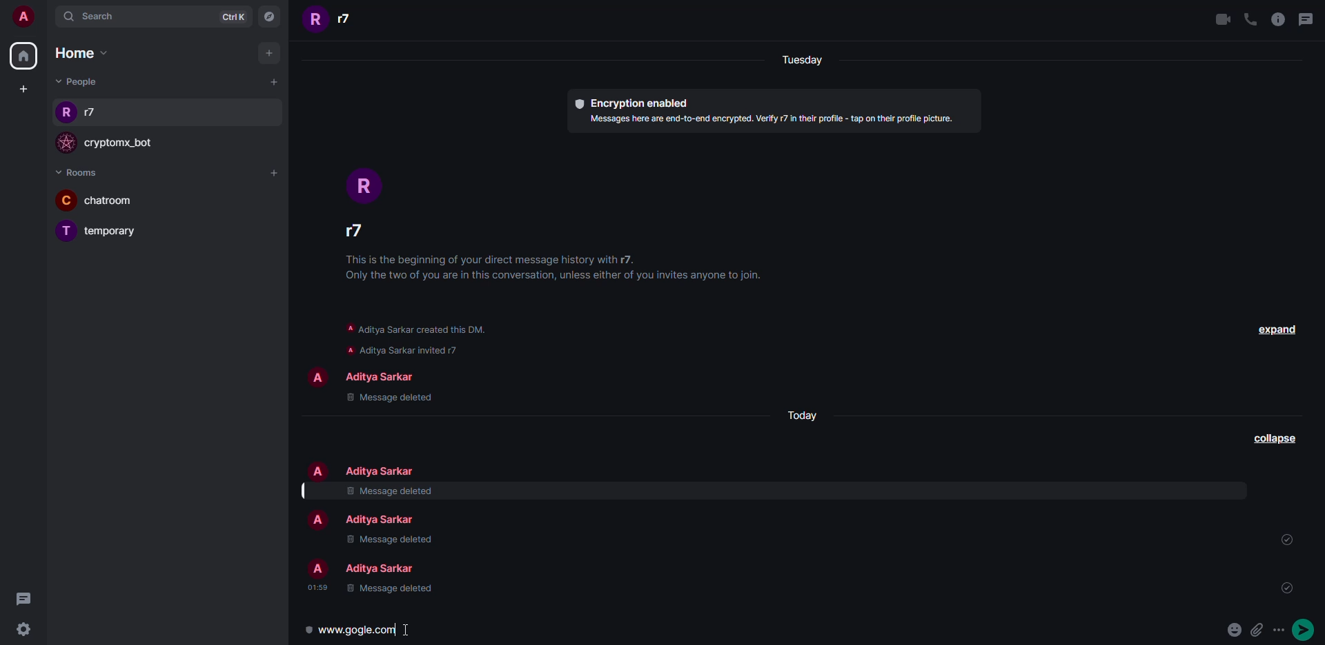  Describe the element at coordinates (268, 53) in the screenshot. I see `add` at that location.